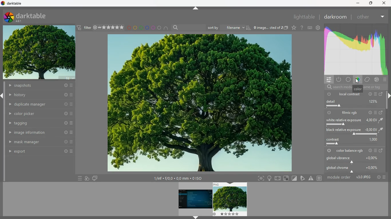 Image resolution: width=391 pixels, height=219 pixels. What do you see at coordinates (302, 28) in the screenshot?
I see `doubt` at bounding box center [302, 28].